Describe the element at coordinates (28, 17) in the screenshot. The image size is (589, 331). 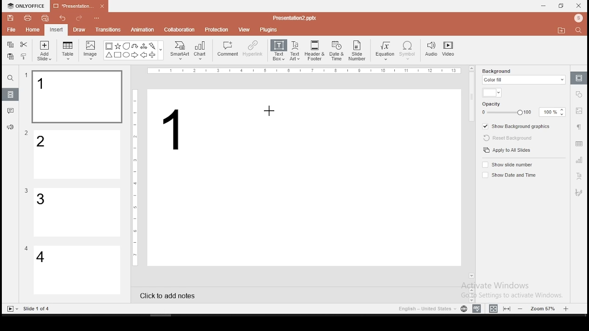
I see `print file` at that location.